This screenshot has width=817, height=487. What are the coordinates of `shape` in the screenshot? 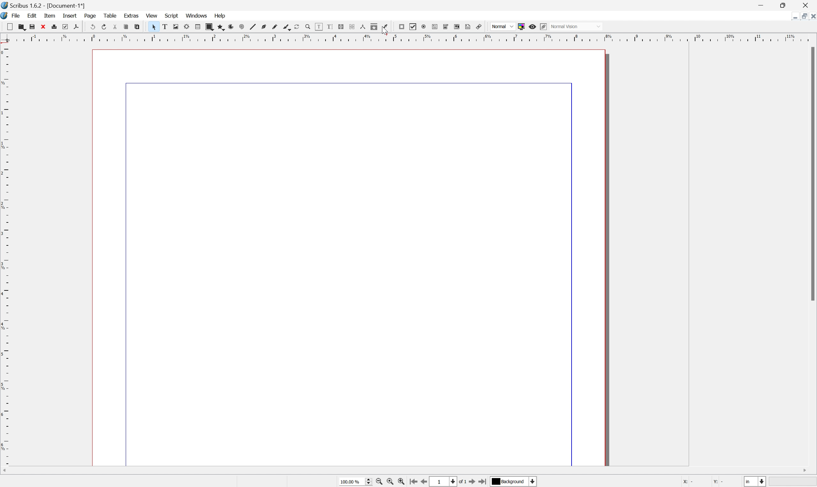 It's located at (209, 26).